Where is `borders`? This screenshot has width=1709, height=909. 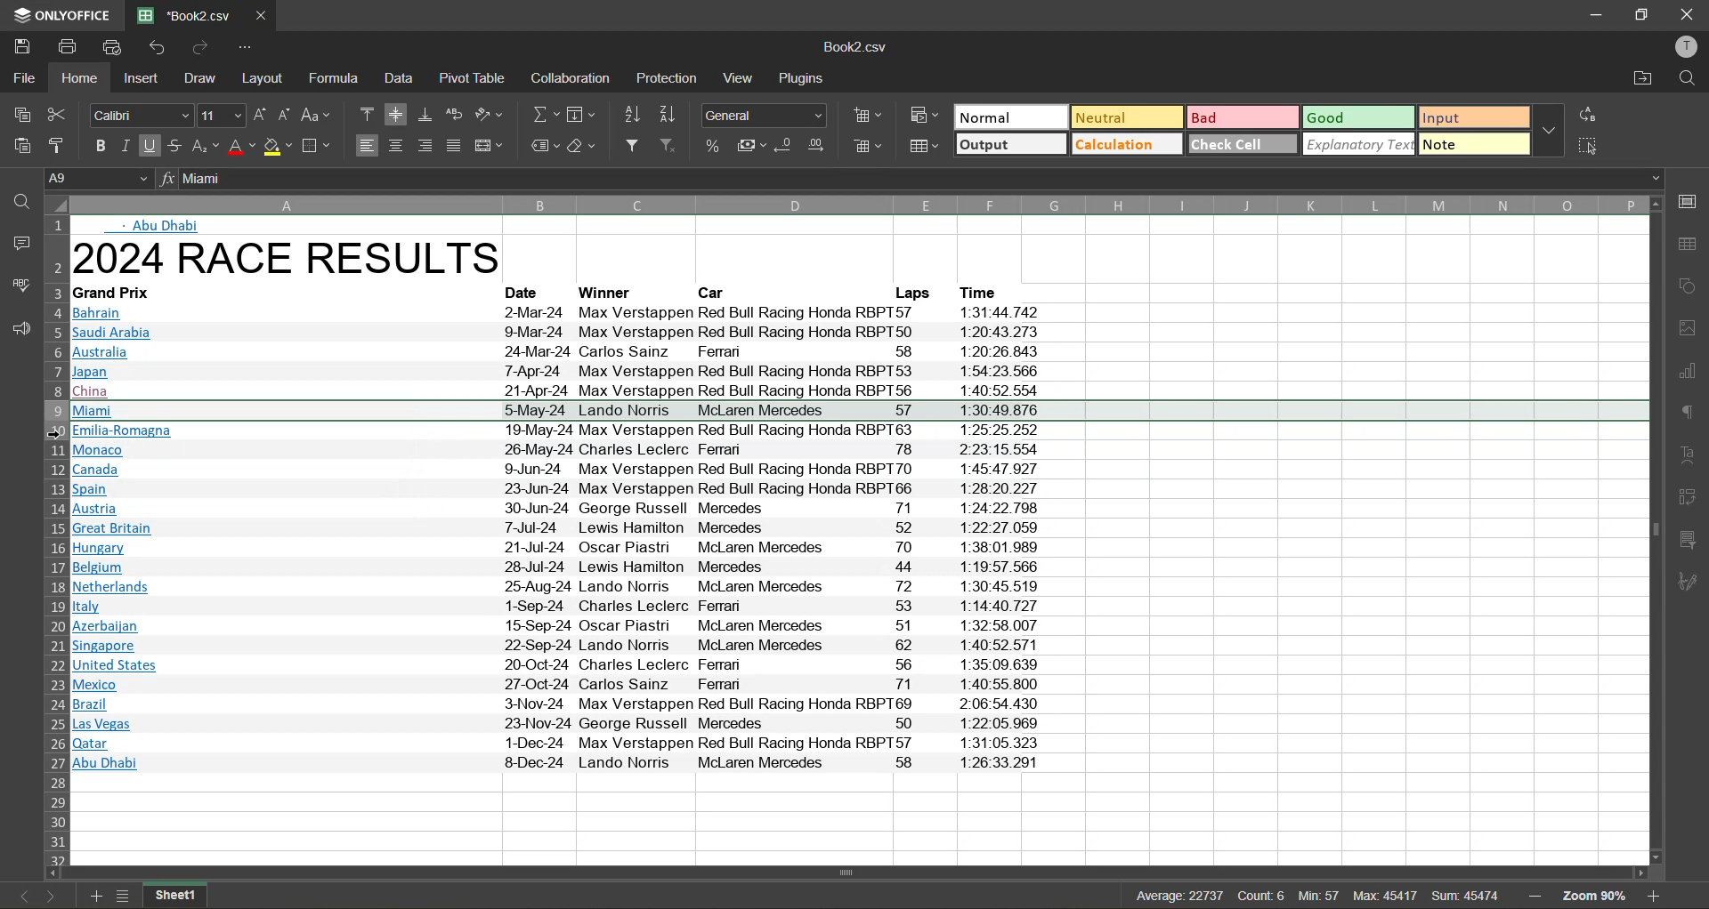
borders is located at coordinates (316, 148).